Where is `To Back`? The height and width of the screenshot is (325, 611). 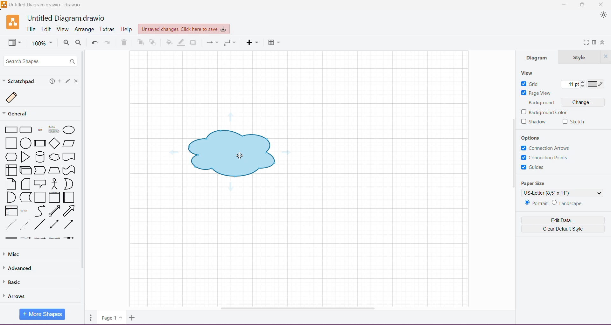
To Back is located at coordinates (153, 43).